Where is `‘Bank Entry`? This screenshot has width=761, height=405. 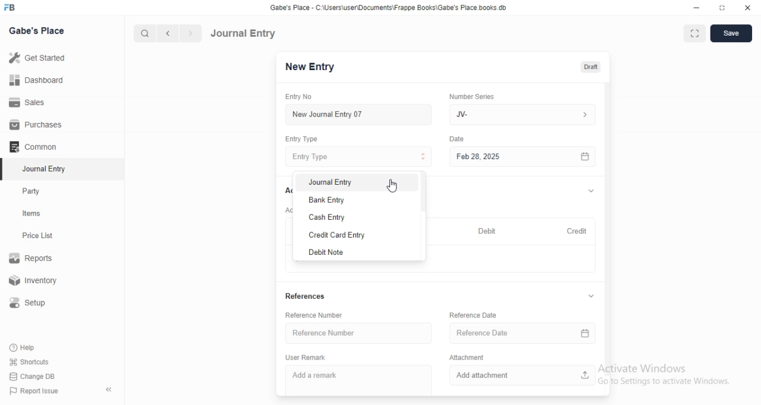
‘Bank Entry is located at coordinates (327, 200).